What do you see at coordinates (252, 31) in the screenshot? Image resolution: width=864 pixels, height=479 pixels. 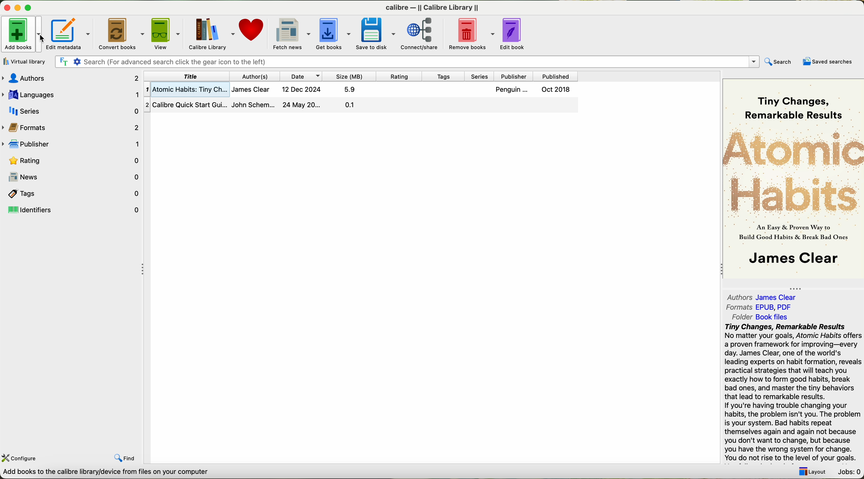 I see `donate` at bounding box center [252, 31].